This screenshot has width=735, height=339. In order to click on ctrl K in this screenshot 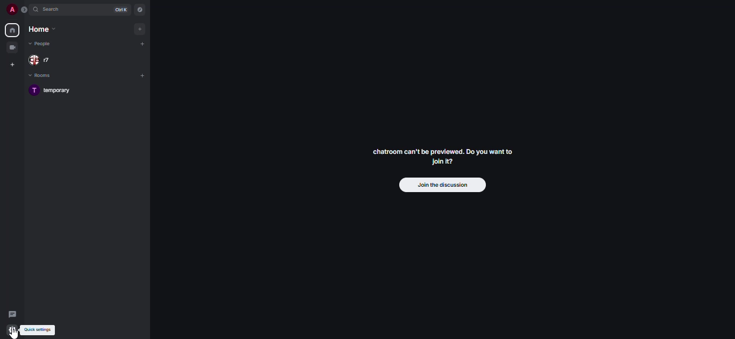, I will do `click(120, 10)`.